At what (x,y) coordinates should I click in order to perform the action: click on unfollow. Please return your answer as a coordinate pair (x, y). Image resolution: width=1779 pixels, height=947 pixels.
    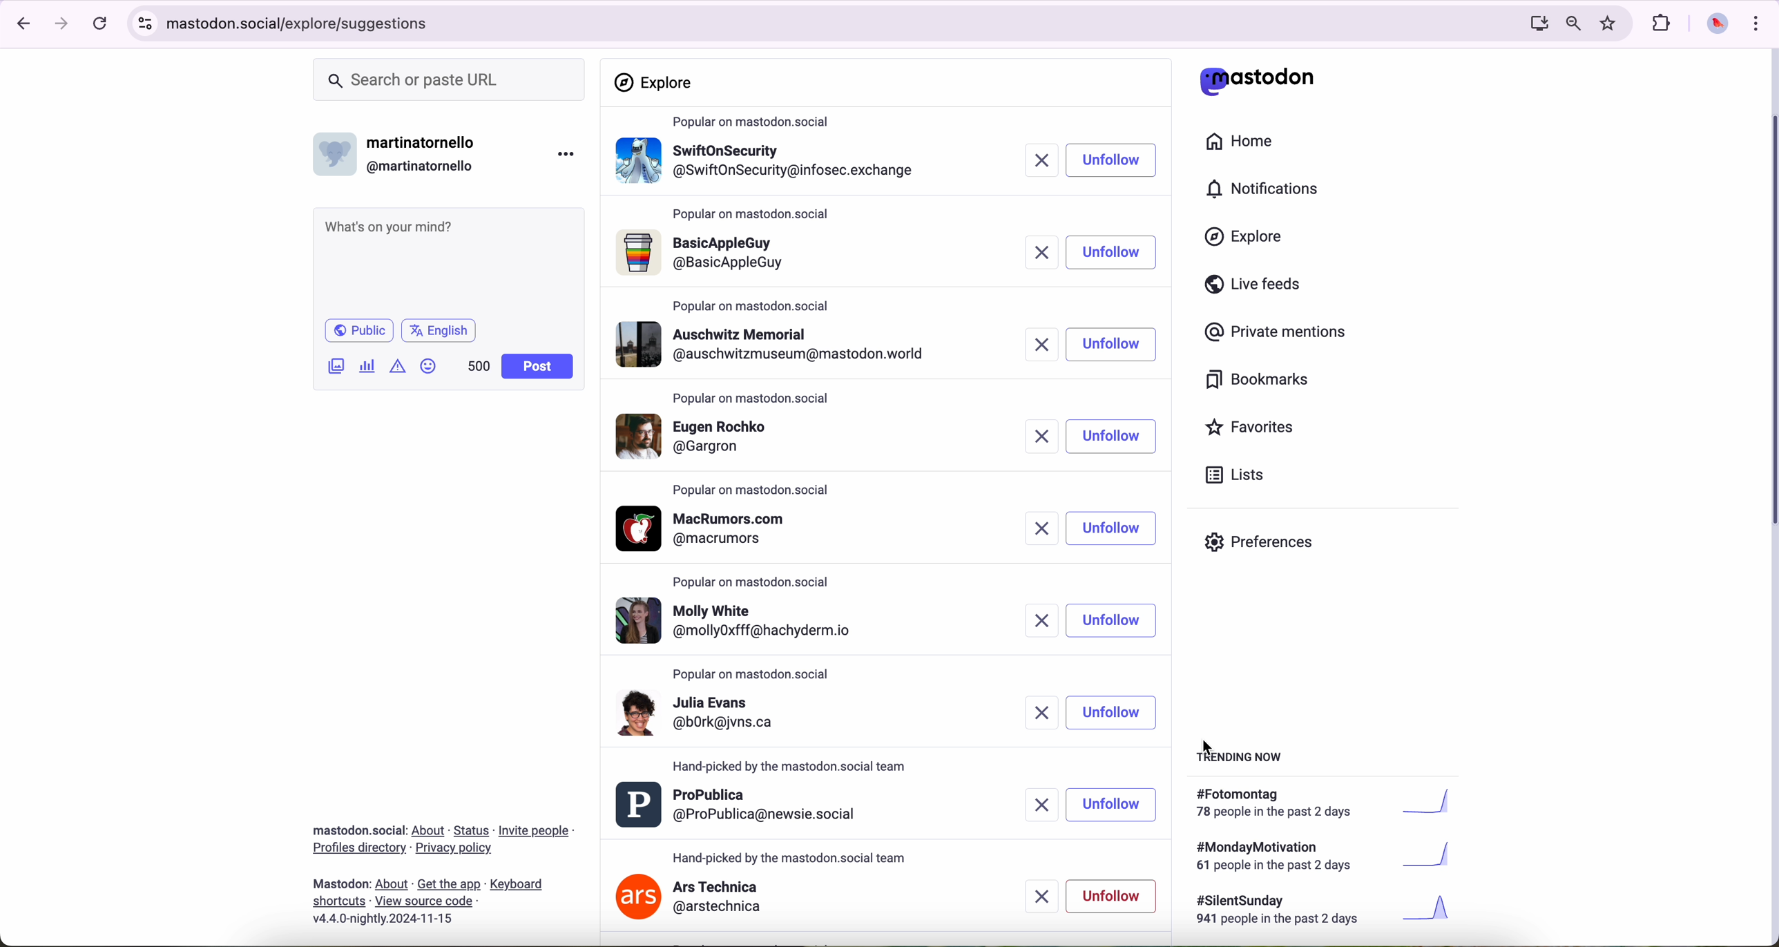
    Looking at the image, I should click on (1110, 347).